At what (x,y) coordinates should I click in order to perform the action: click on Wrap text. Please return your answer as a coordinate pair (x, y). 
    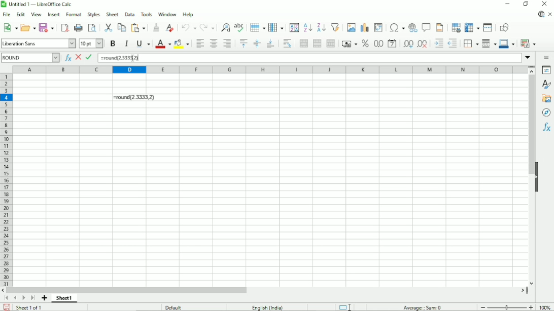
    Looking at the image, I should click on (288, 44).